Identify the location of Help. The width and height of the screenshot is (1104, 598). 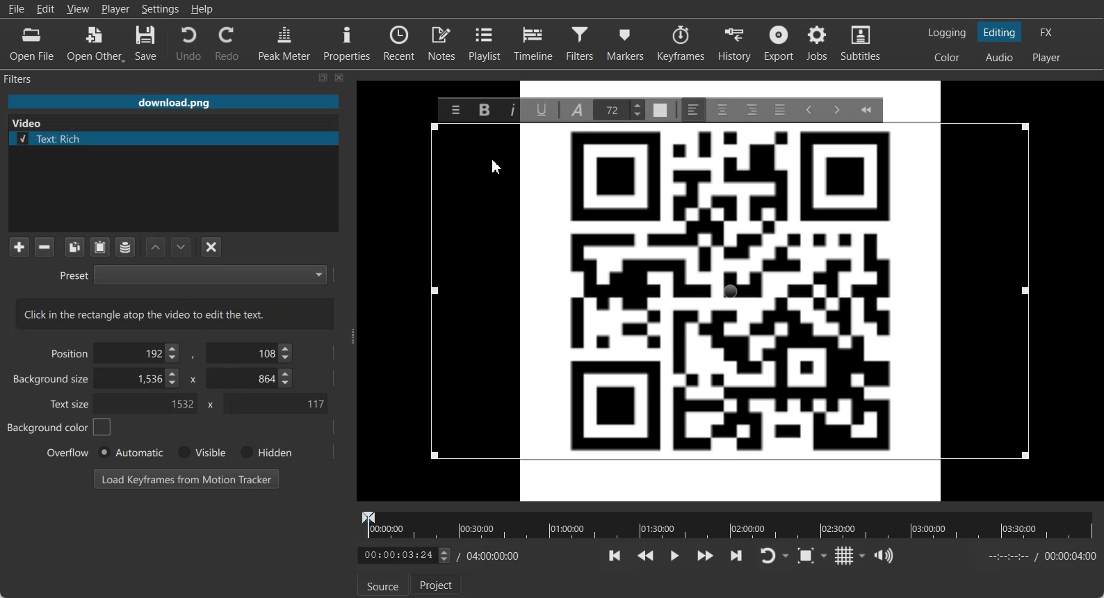
(202, 9).